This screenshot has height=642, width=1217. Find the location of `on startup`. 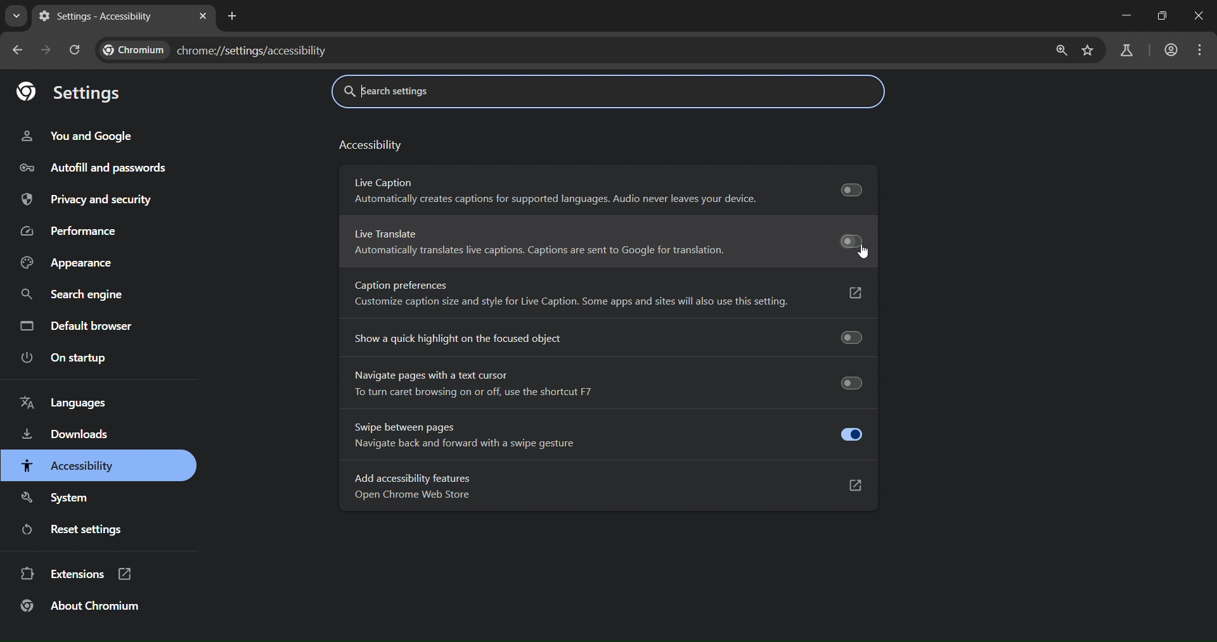

on startup is located at coordinates (65, 357).